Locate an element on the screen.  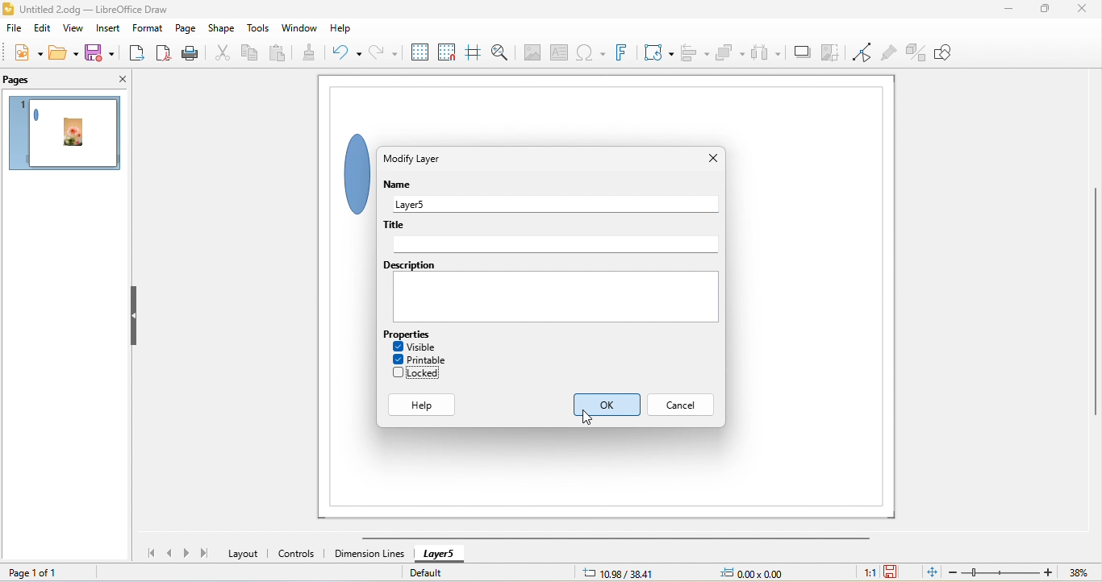
helpline while moving is located at coordinates (473, 52).